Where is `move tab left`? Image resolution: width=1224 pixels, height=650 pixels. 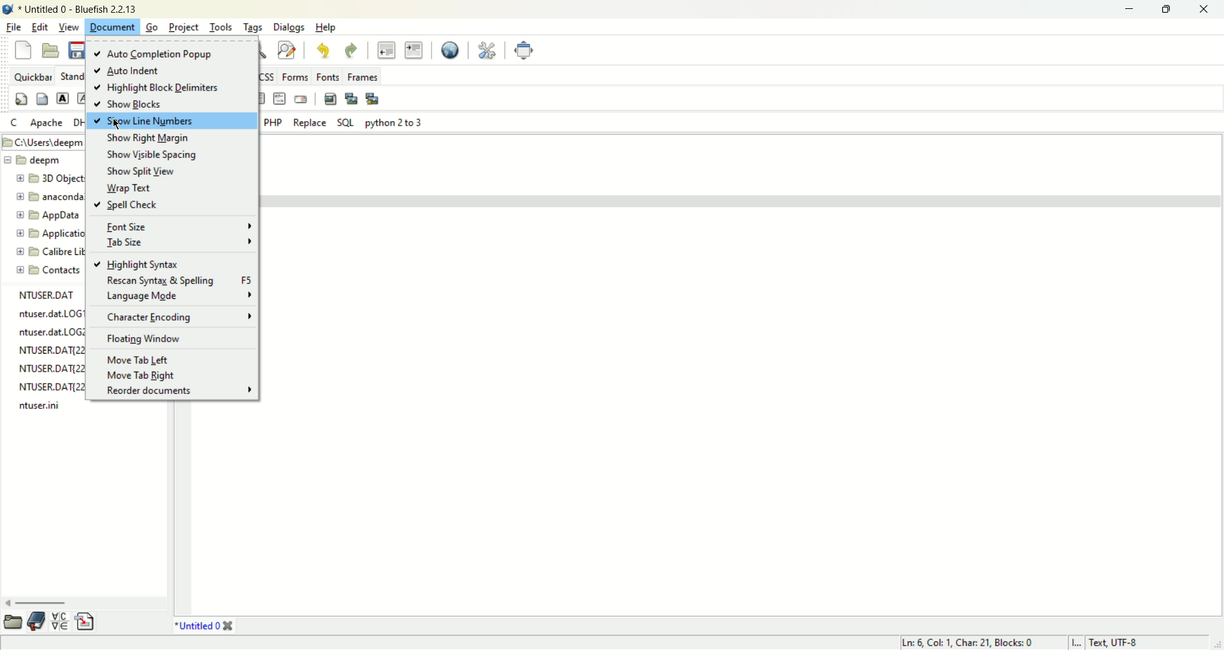
move tab left is located at coordinates (139, 359).